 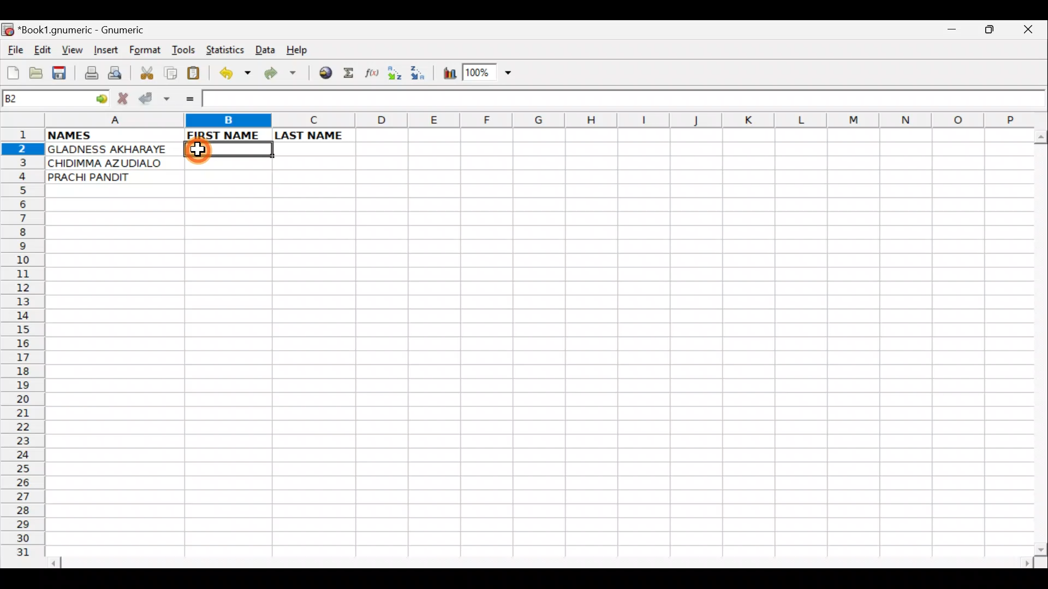 What do you see at coordinates (543, 561) in the screenshot?
I see `Scroll bar` at bounding box center [543, 561].